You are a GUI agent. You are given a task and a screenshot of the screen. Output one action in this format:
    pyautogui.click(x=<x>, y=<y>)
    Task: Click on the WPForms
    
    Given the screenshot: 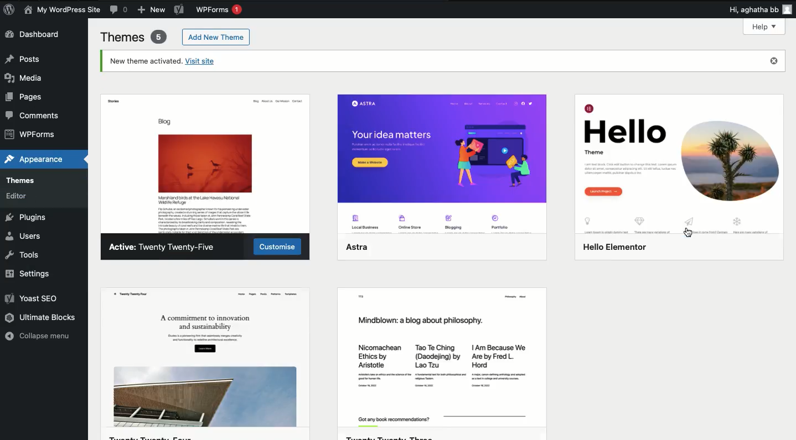 What is the action you would take?
    pyautogui.click(x=218, y=10)
    